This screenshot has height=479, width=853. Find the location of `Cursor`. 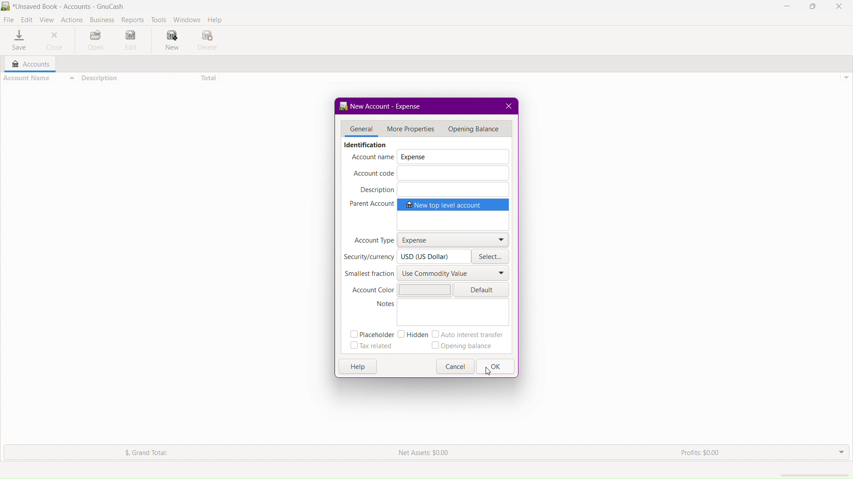

Cursor is located at coordinates (489, 370).